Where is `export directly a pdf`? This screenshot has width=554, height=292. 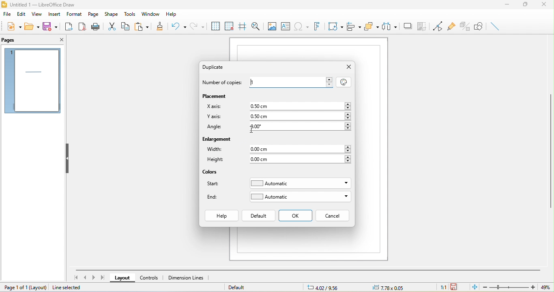
export directly a pdf is located at coordinates (82, 28).